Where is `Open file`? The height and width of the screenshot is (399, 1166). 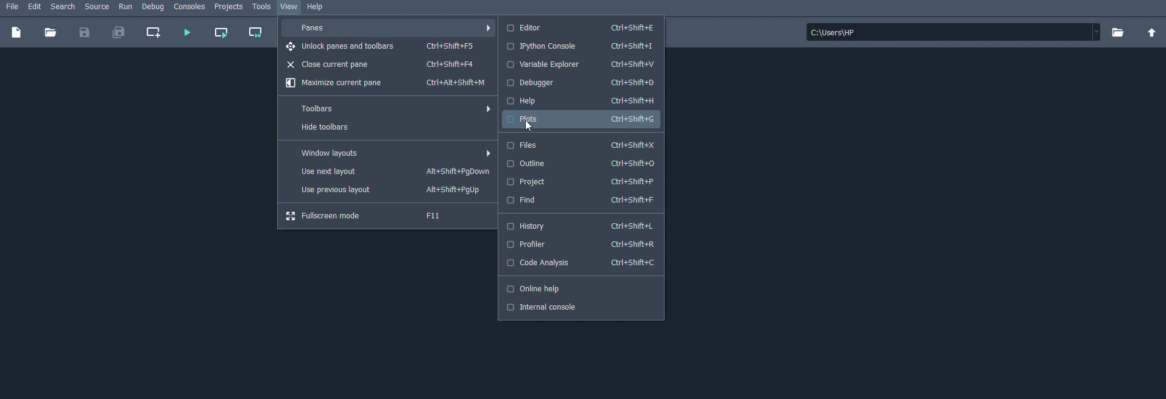 Open file is located at coordinates (51, 32).